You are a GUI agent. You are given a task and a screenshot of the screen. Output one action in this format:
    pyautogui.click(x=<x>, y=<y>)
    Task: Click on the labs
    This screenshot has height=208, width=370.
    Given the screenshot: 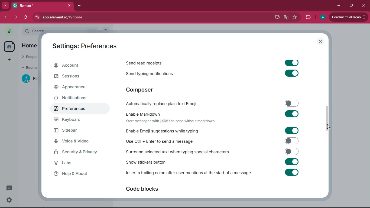 What is the action you would take?
    pyautogui.click(x=78, y=163)
    